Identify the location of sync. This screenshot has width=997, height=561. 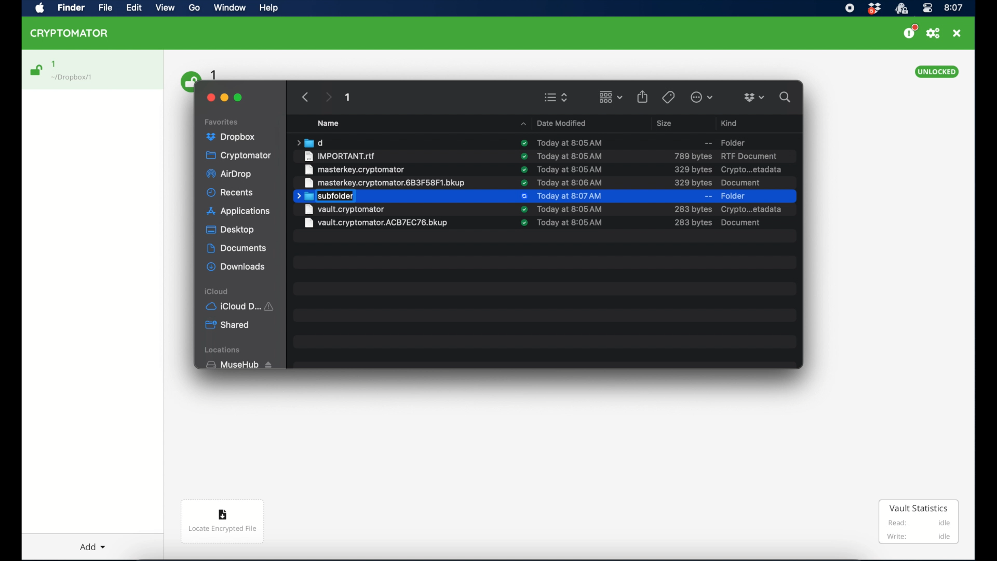
(523, 144).